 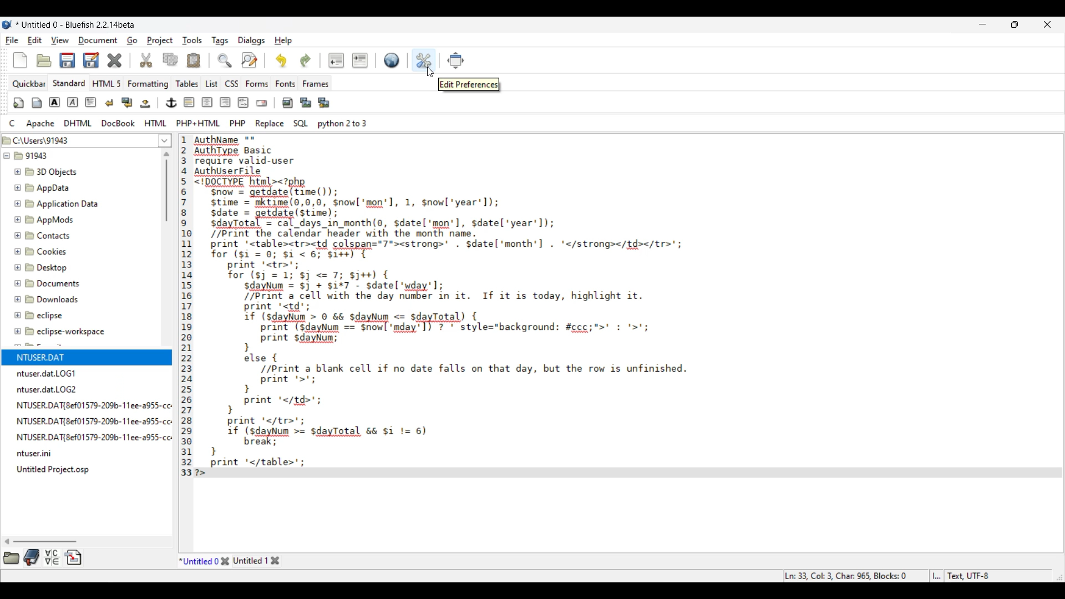 I want to click on File menu, so click(x=12, y=40).